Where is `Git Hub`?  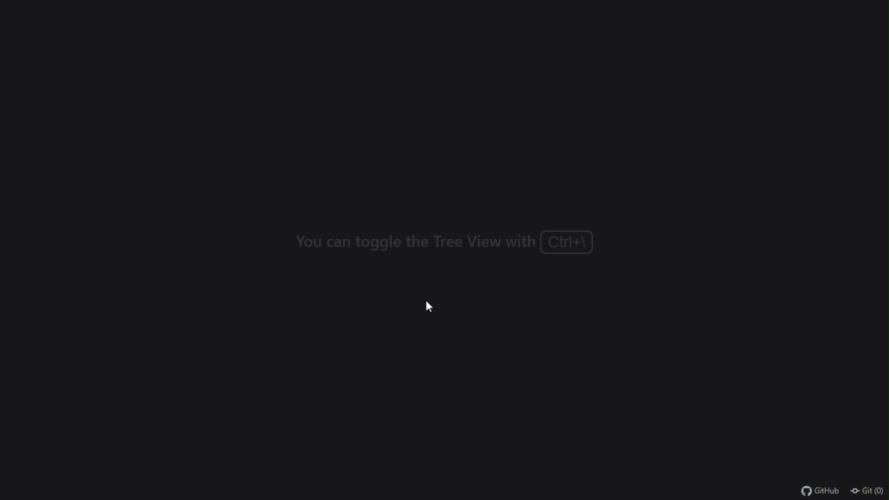
Git Hub is located at coordinates (813, 492).